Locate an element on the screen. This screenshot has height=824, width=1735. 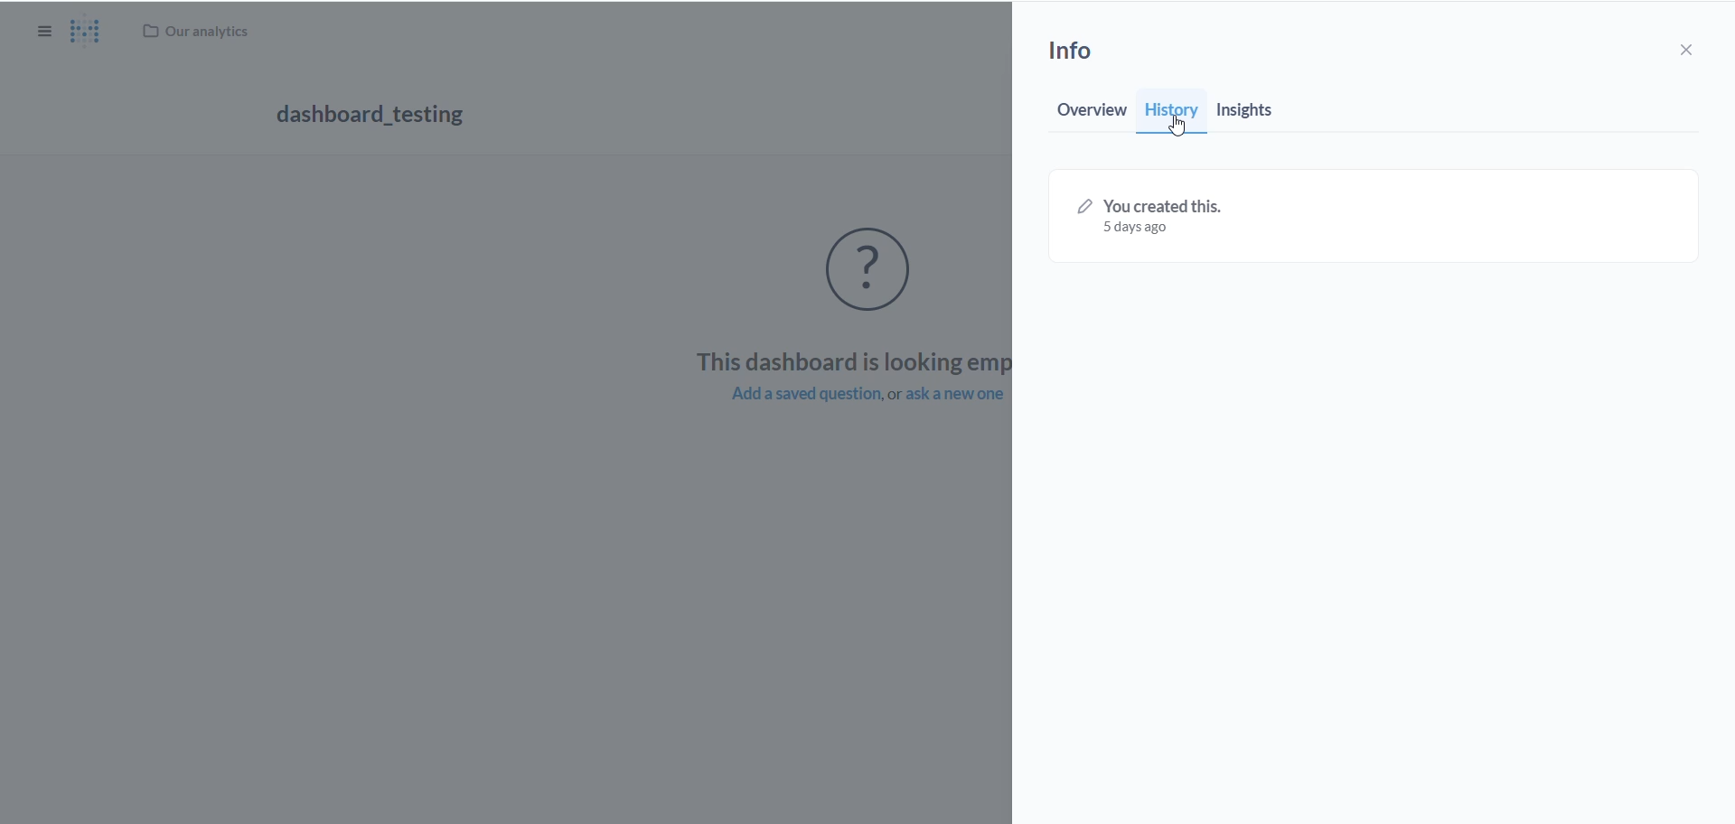
show/hide sidebar is located at coordinates (47, 34).